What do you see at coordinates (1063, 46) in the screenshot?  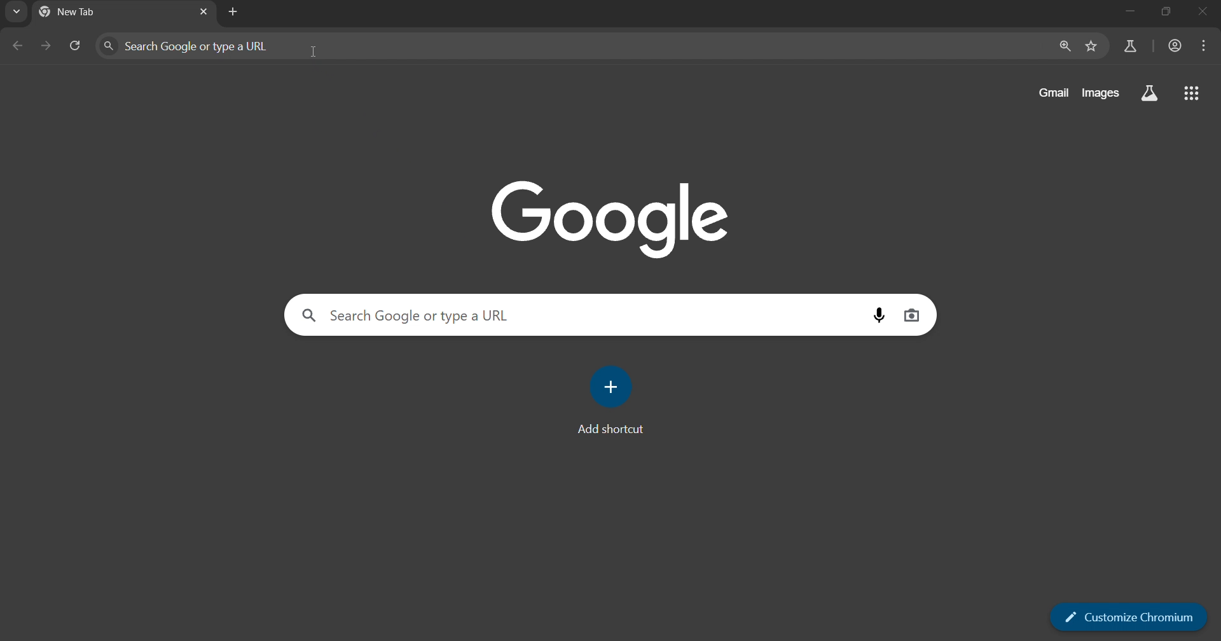 I see `zoom` at bounding box center [1063, 46].